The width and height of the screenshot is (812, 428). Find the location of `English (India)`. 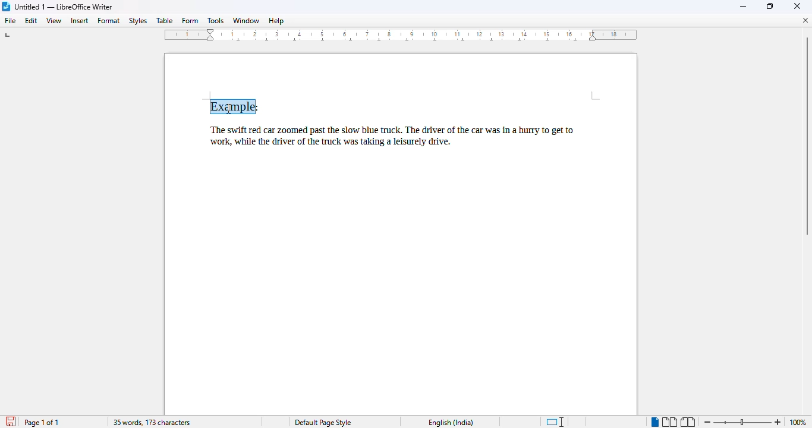

English (India) is located at coordinates (451, 423).